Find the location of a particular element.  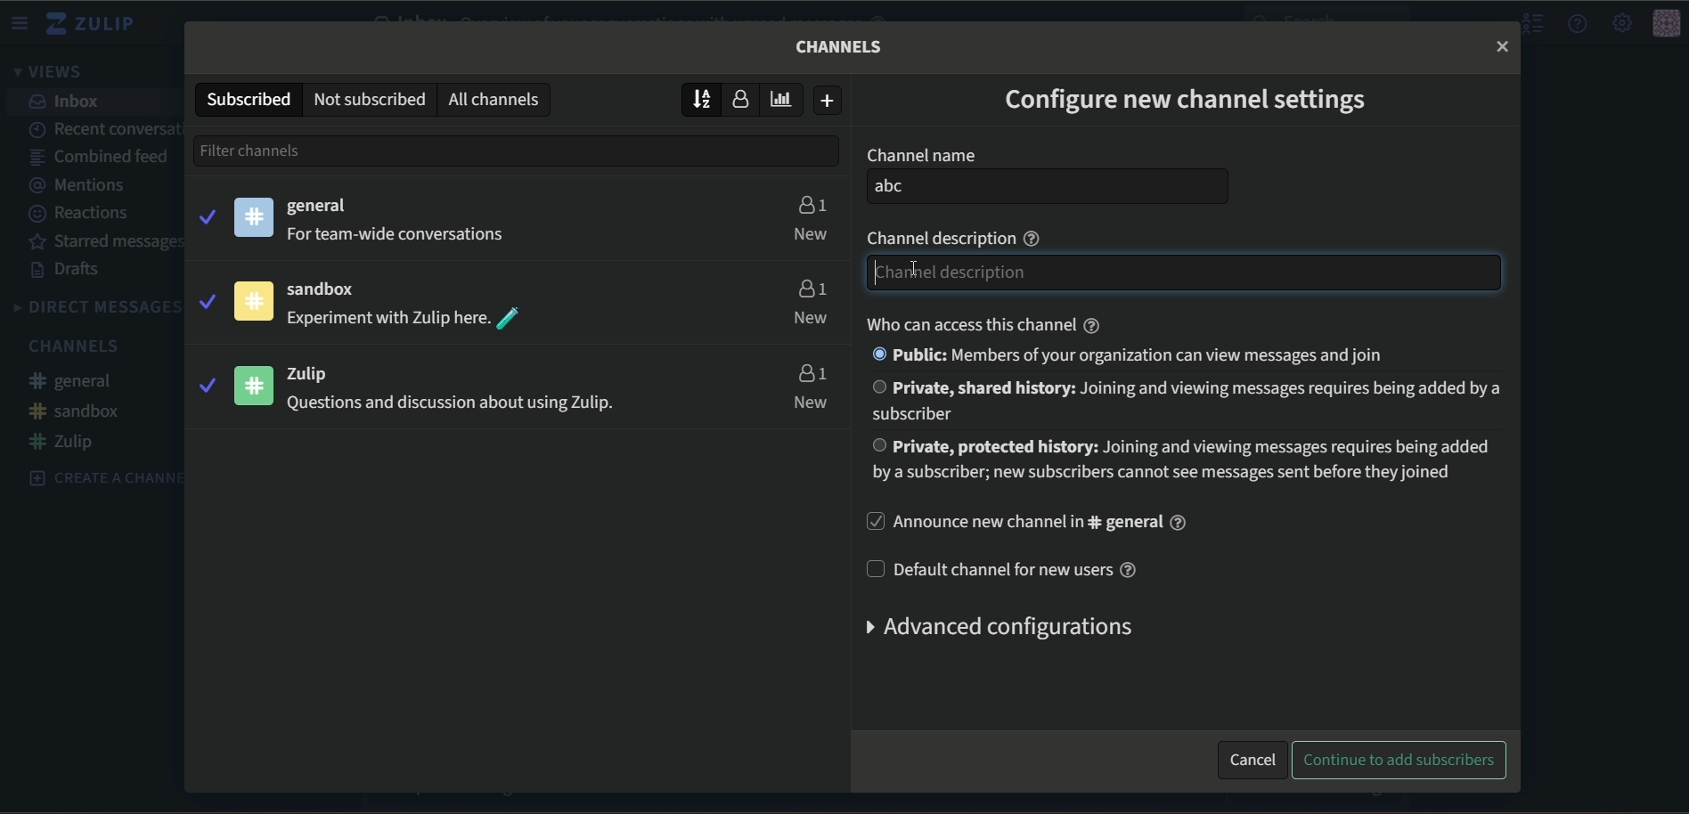

drafts is located at coordinates (69, 271).